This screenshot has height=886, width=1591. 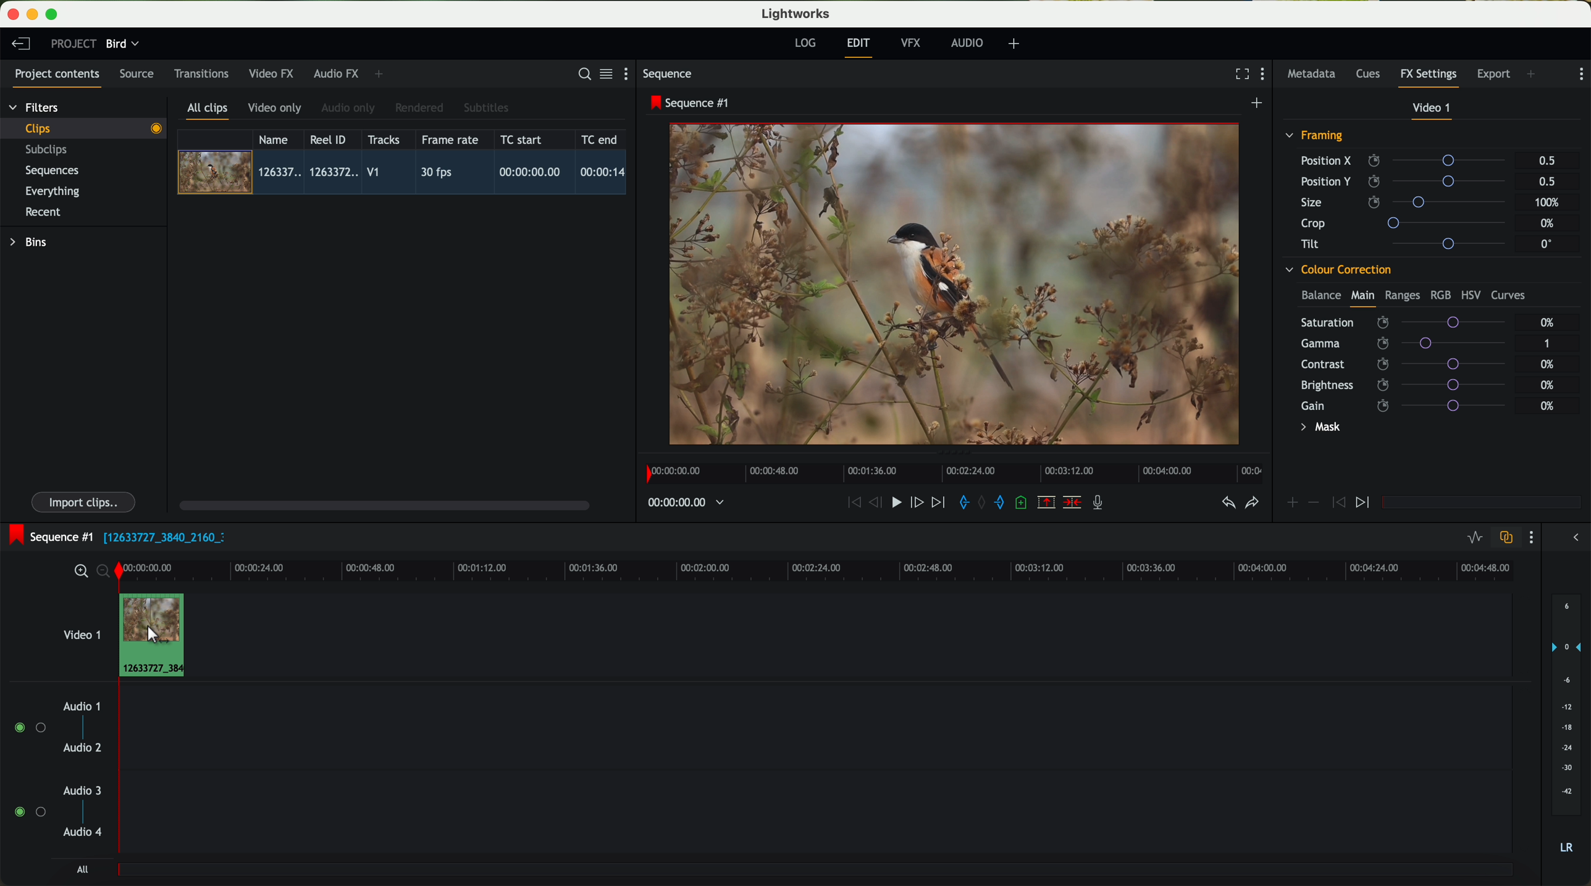 What do you see at coordinates (274, 109) in the screenshot?
I see `video only` at bounding box center [274, 109].